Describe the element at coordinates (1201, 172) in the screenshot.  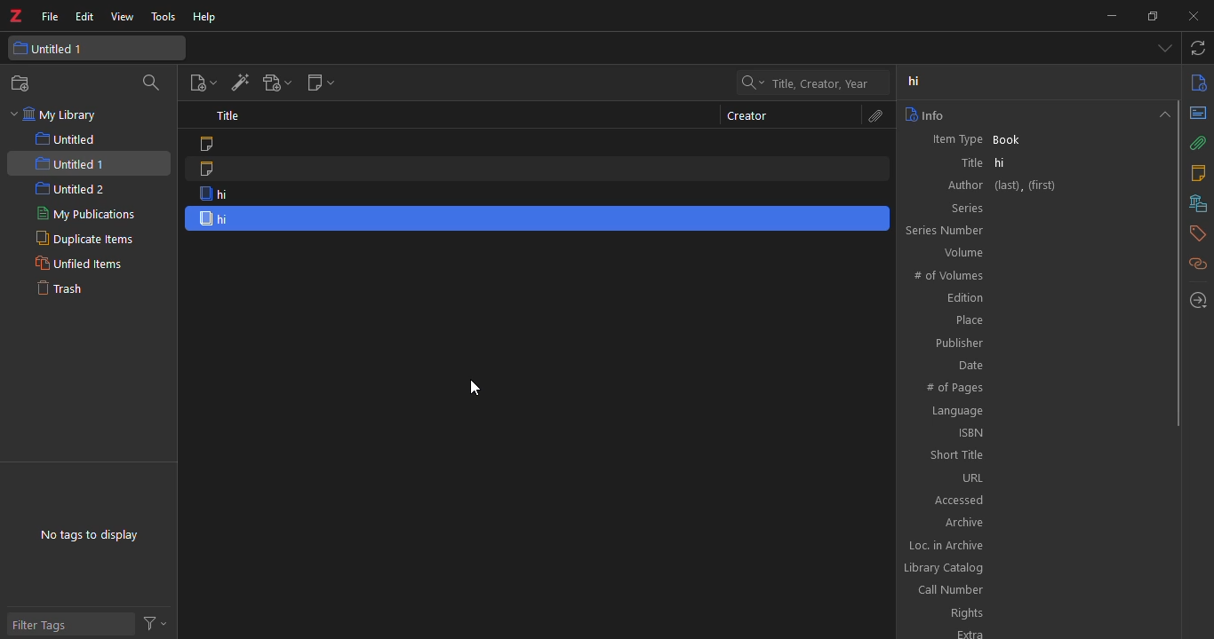
I see `notes` at that location.